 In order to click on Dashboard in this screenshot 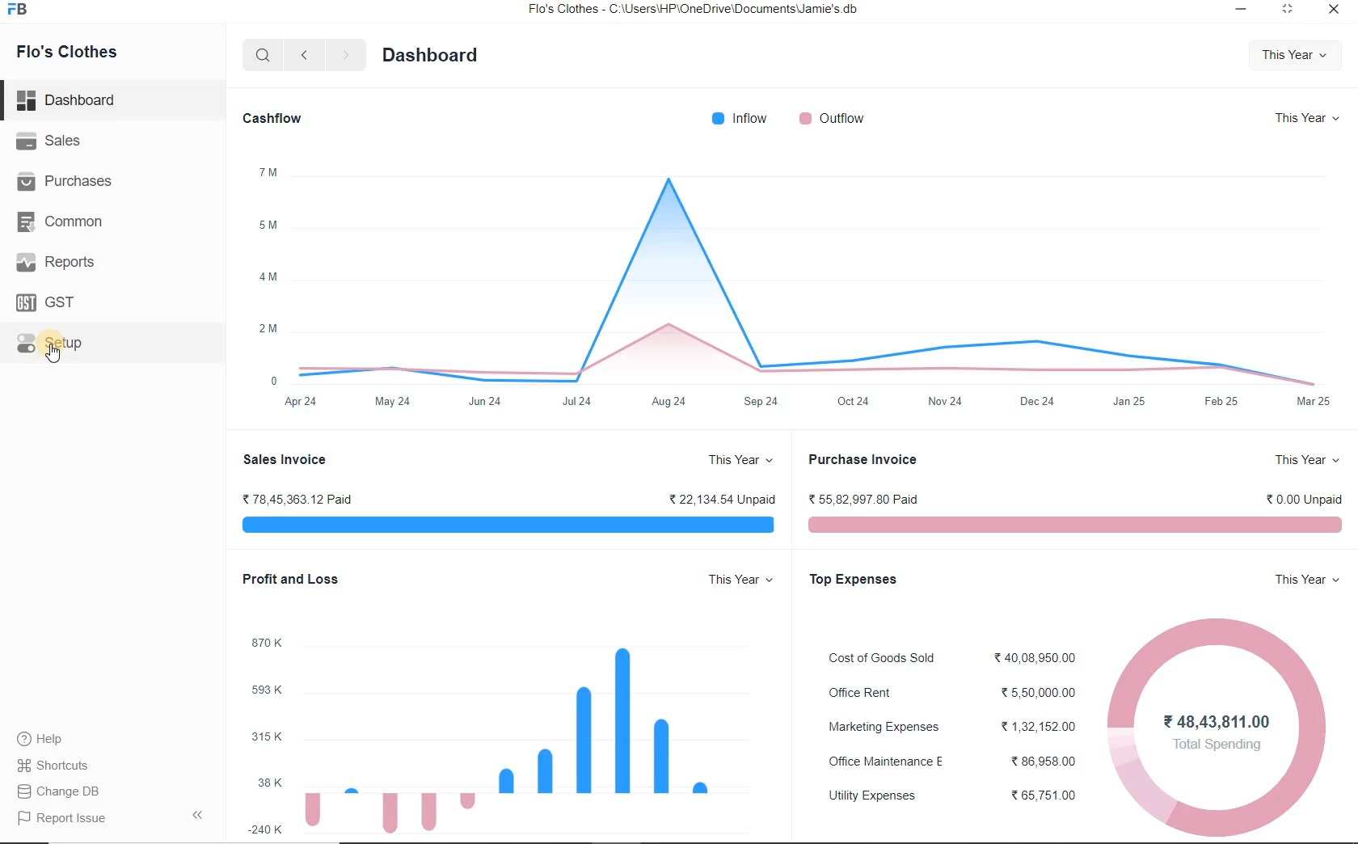, I will do `click(434, 55)`.